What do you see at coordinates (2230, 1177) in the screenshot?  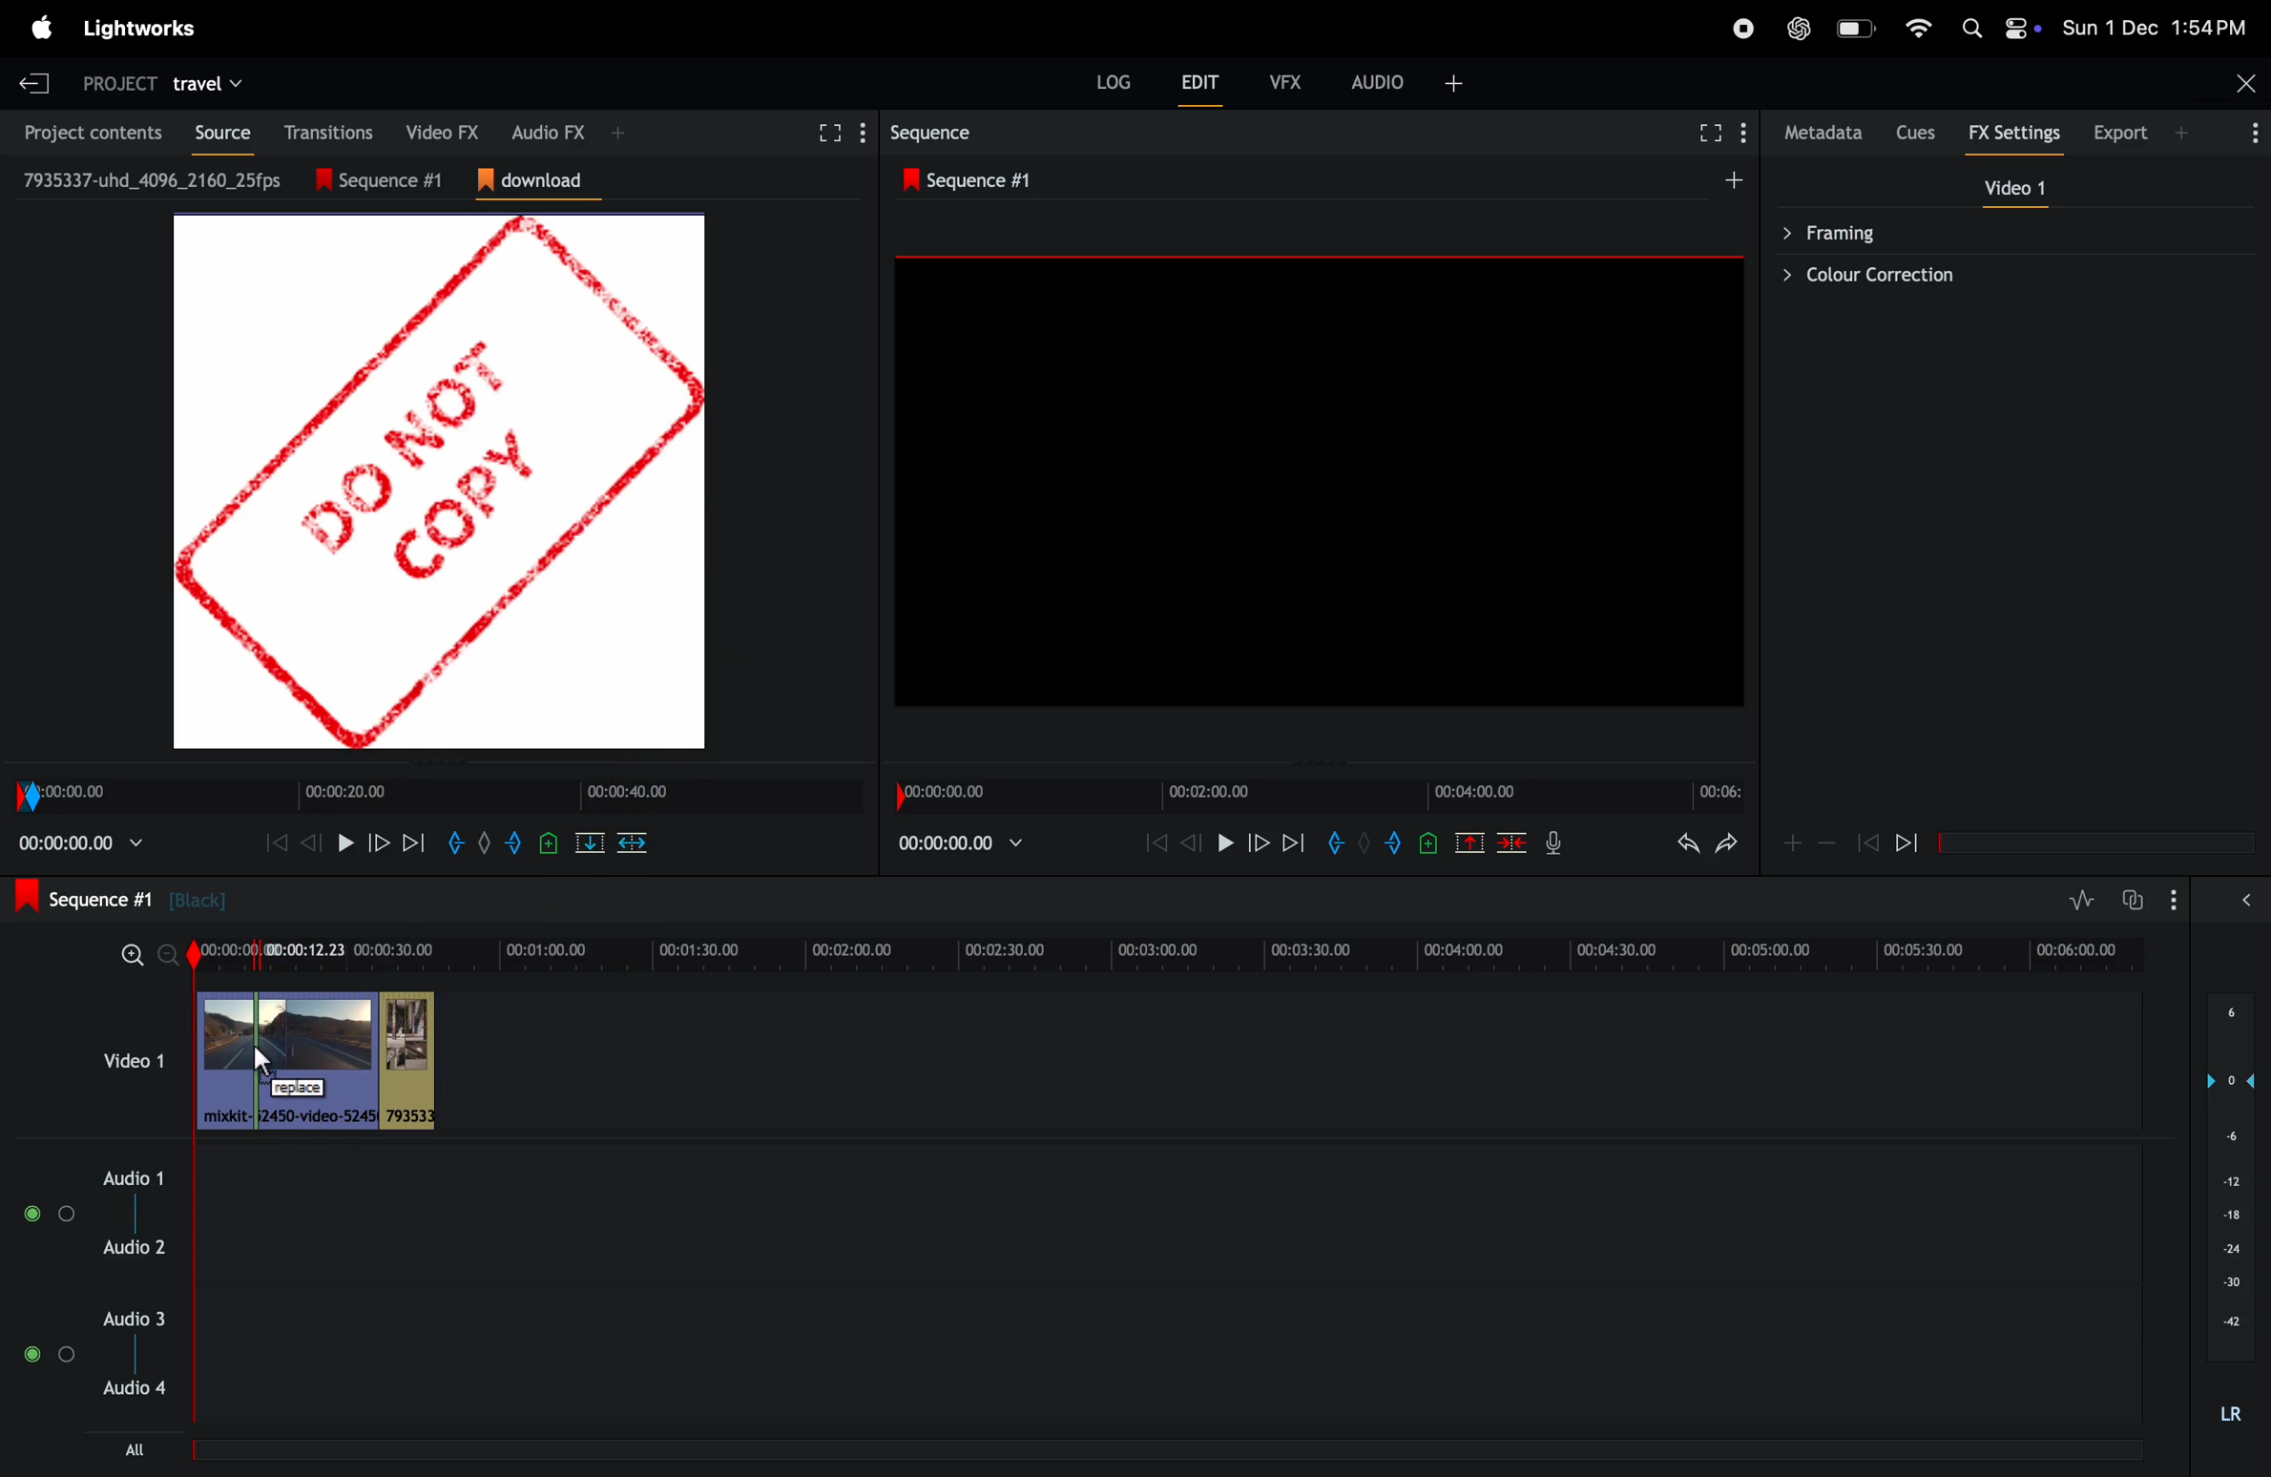 I see `audio pitch scale` at bounding box center [2230, 1177].